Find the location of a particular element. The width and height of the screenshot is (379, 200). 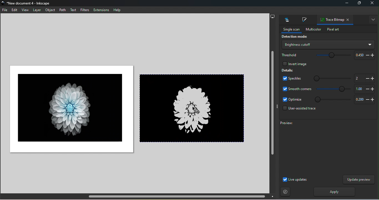

Increase or decrease smooth corners is located at coordinates (364, 89).